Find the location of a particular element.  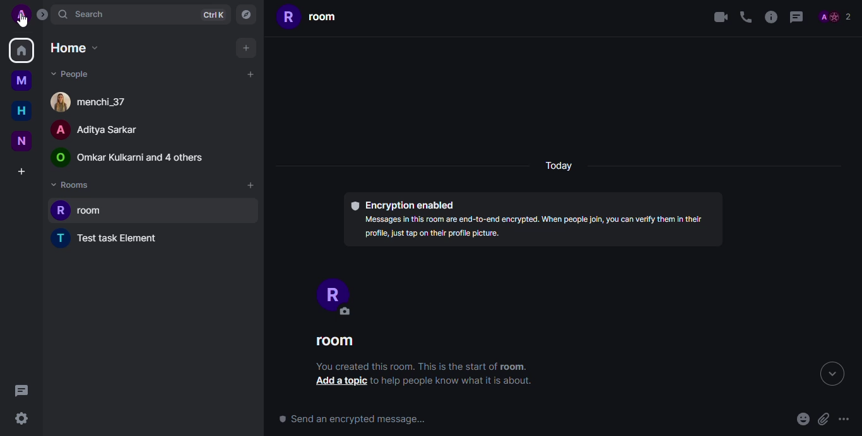

threads is located at coordinates (21, 390).